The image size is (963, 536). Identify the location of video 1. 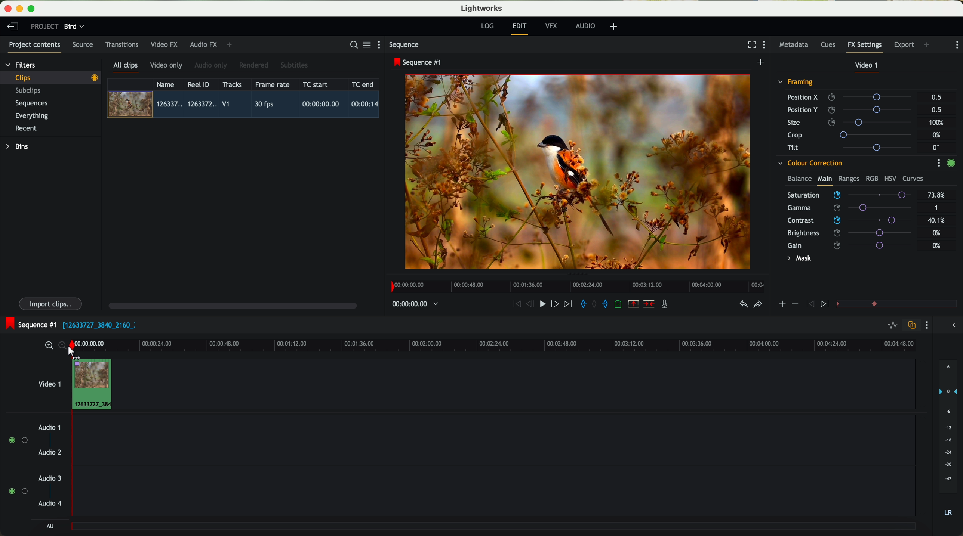
(867, 67).